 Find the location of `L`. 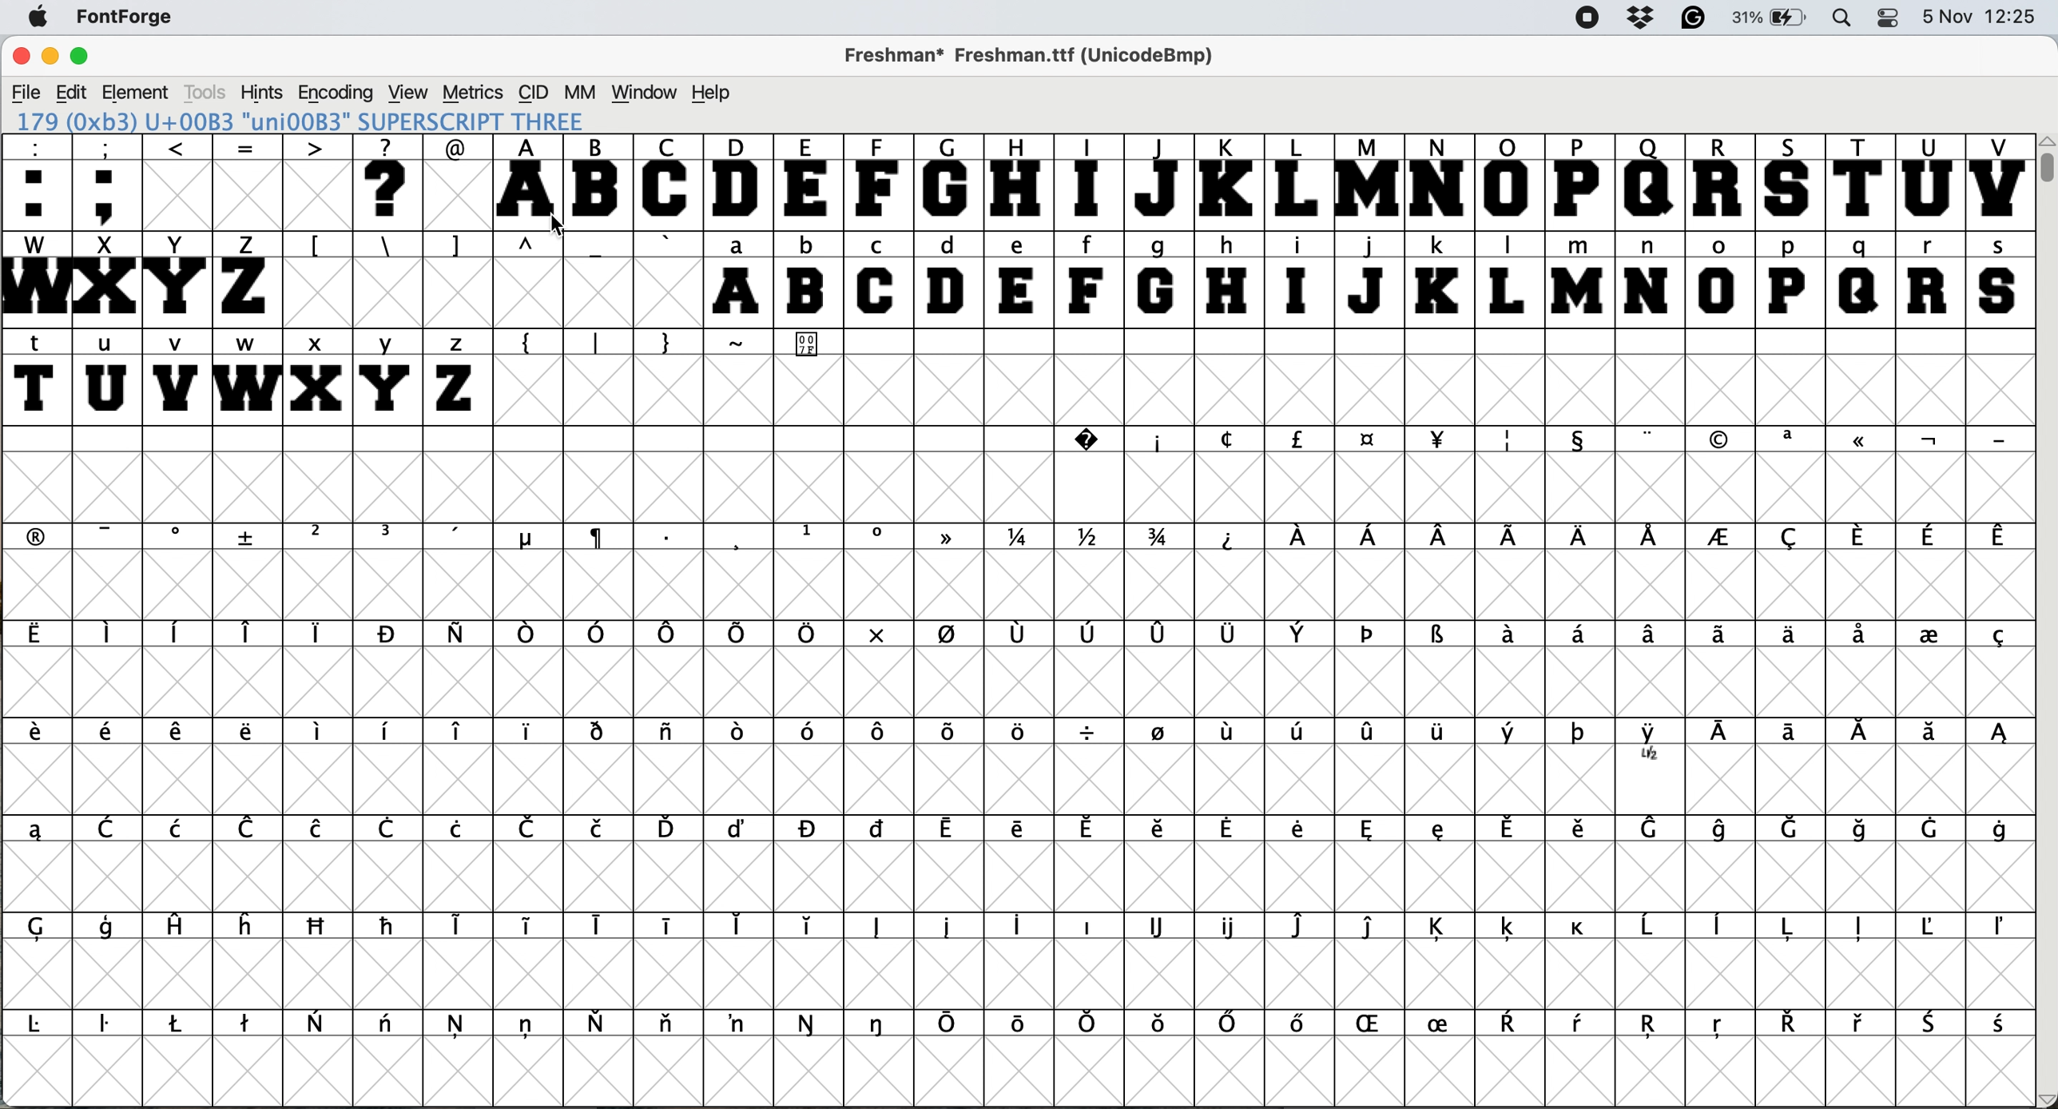

L is located at coordinates (1297, 181).